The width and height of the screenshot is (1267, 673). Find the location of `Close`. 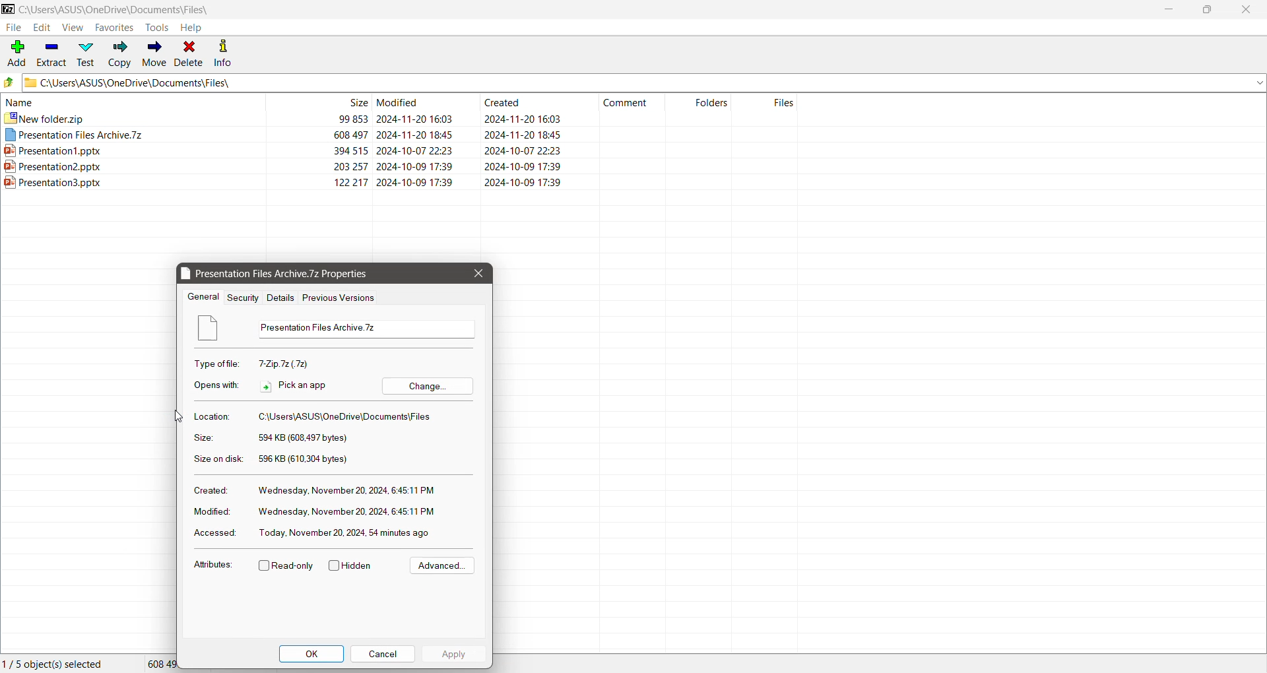

Close is located at coordinates (1246, 11).